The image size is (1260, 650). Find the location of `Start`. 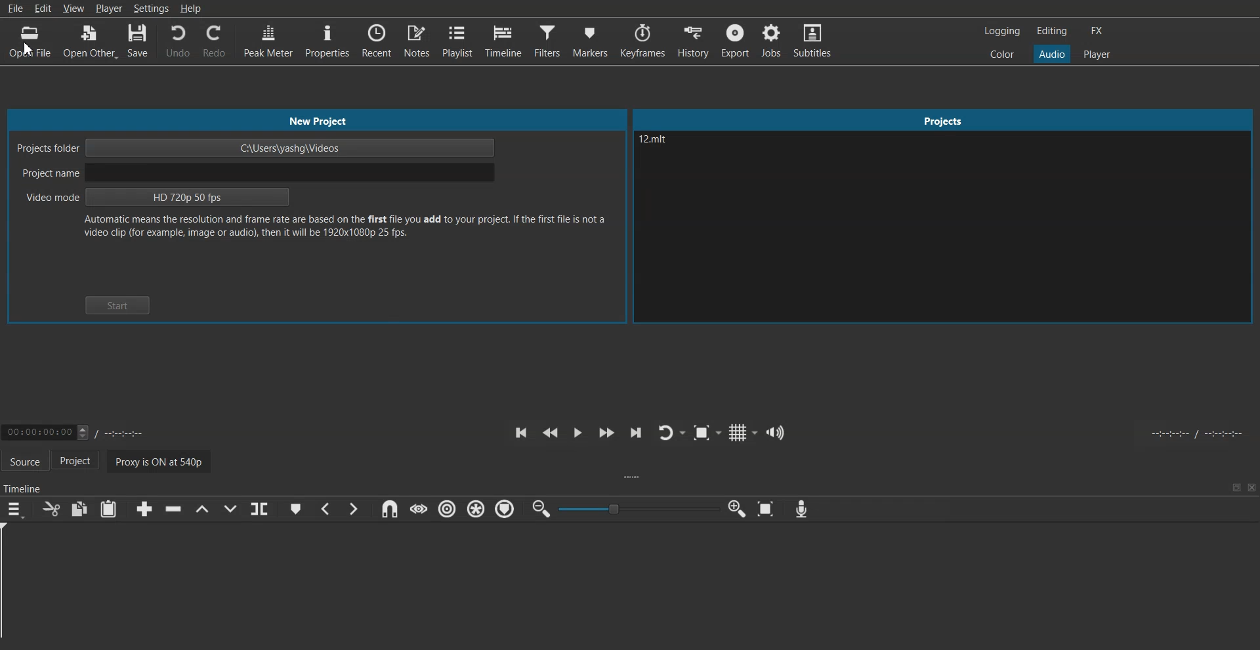

Start is located at coordinates (118, 305).